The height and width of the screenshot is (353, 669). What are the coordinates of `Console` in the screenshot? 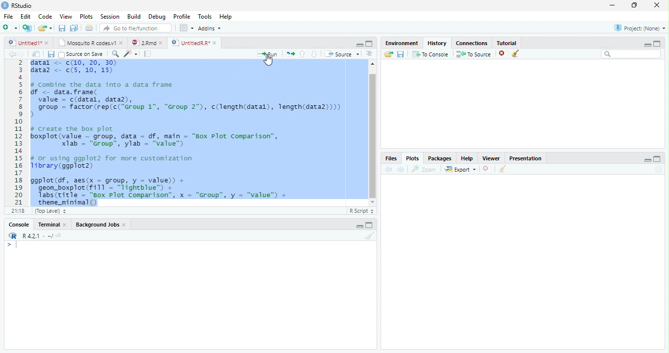 It's located at (19, 225).